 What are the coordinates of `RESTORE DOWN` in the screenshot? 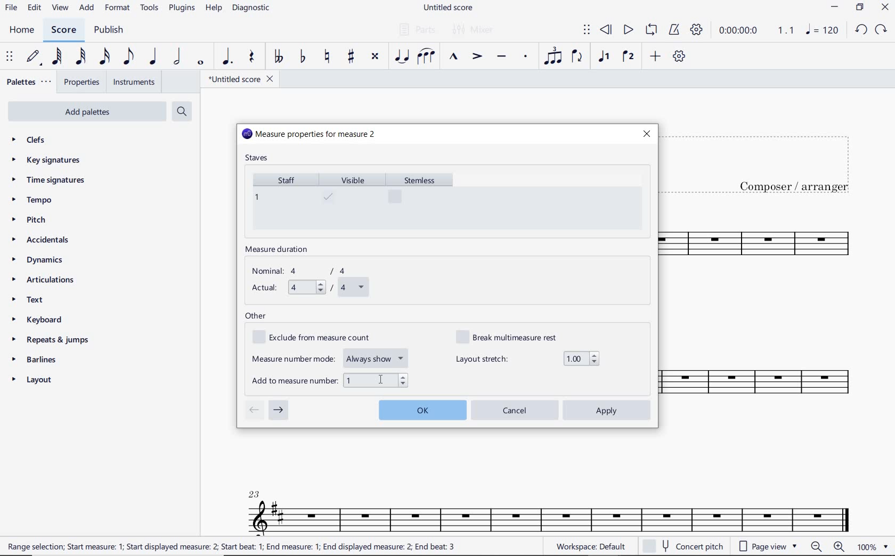 It's located at (860, 9).